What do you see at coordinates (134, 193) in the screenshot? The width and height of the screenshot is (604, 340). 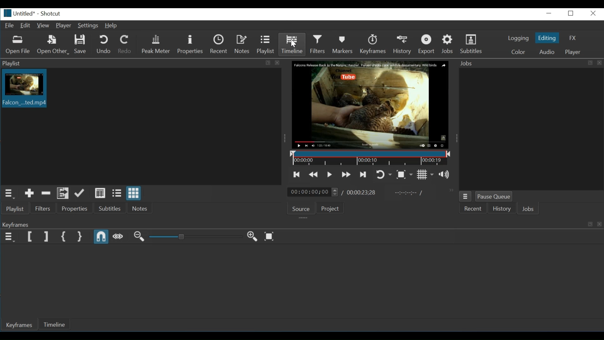 I see `View as icon` at bounding box center [134, 193].